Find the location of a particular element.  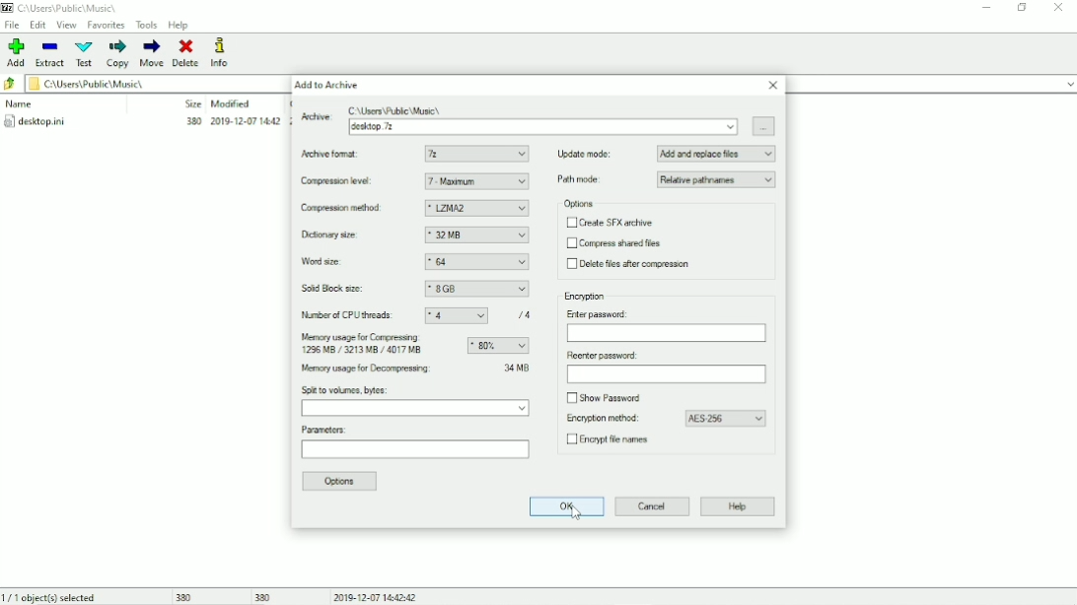

Close is located at coordinates (773, 85).